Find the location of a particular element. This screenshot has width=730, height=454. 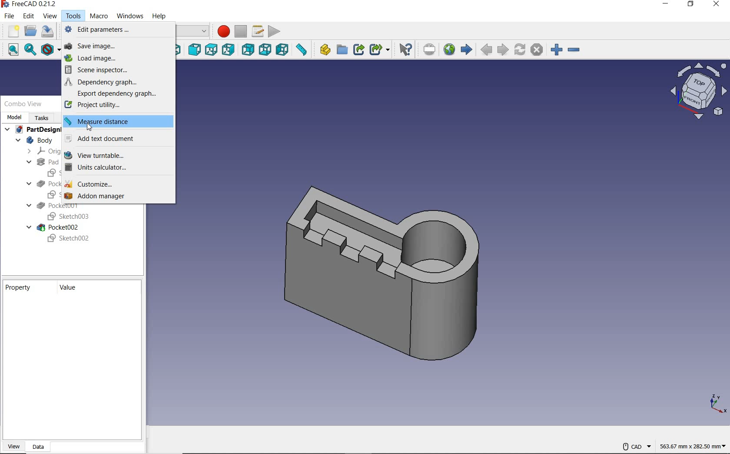

zoom out is located at coordinates (574, 50).